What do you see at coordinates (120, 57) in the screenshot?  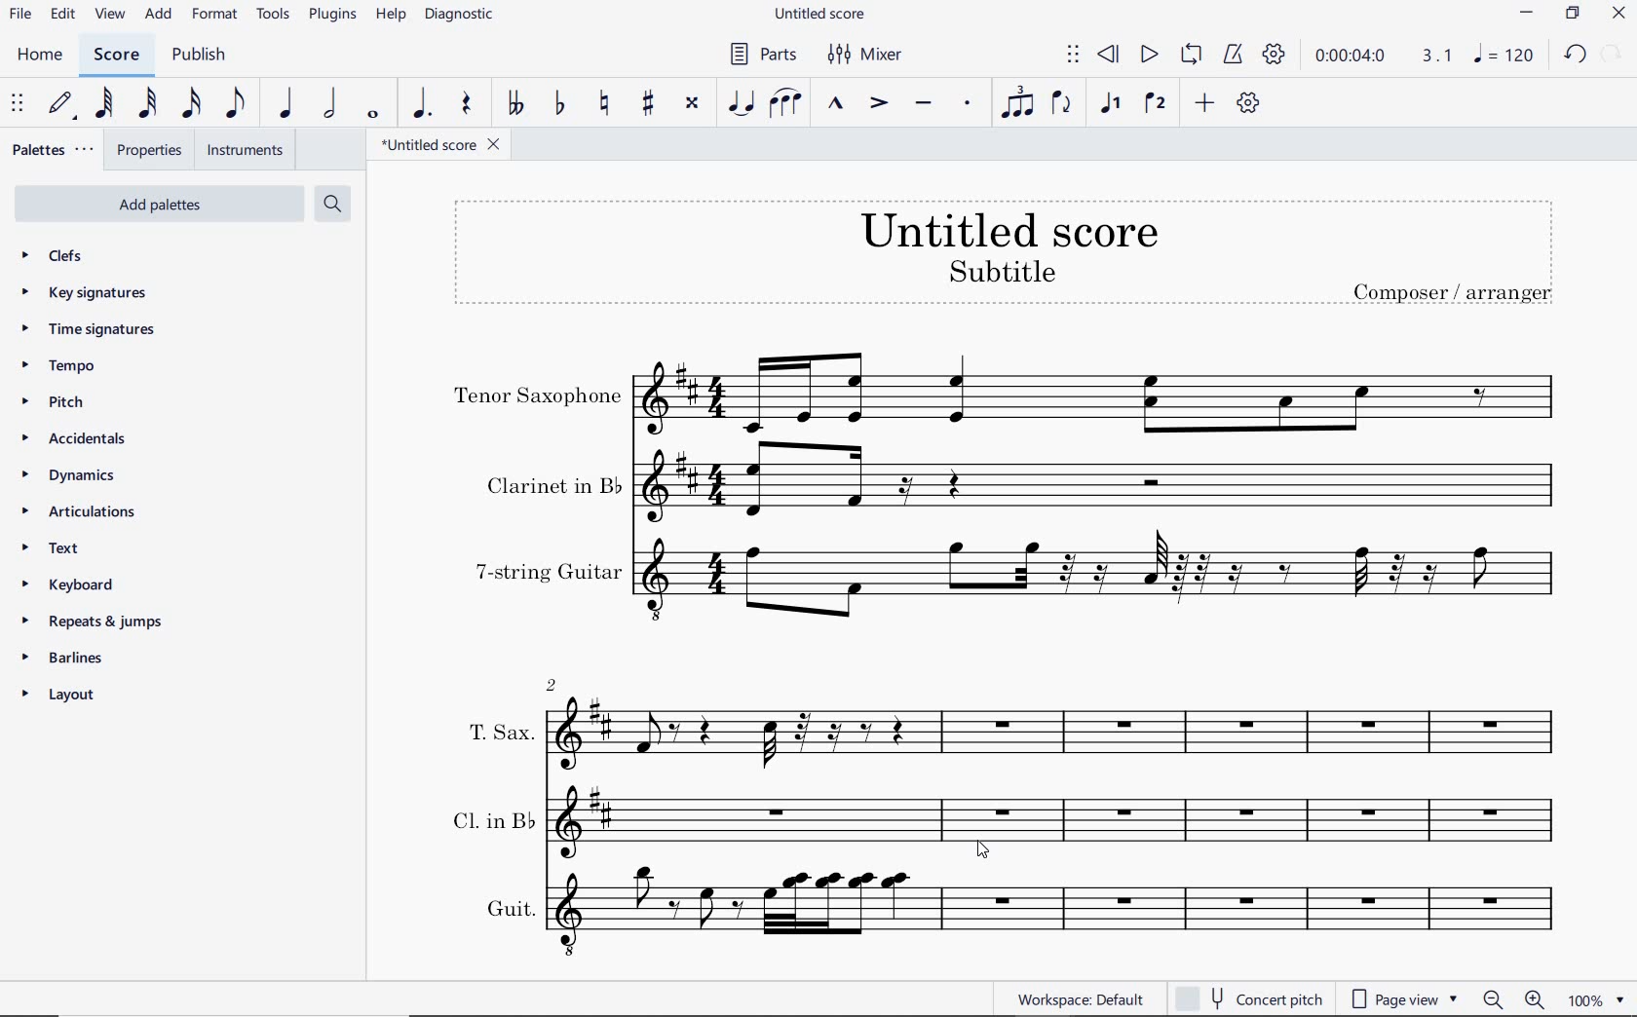 I see `SCORE` at bounding box center [120, 57].